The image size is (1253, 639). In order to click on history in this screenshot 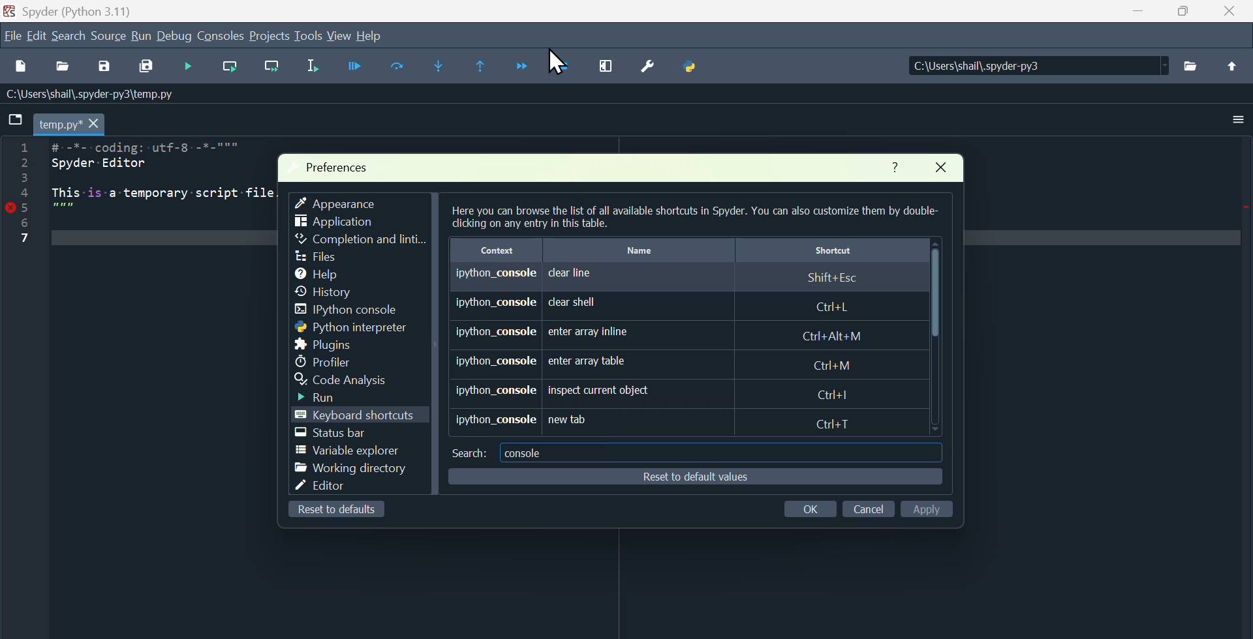, I will do `click(330, 293)`.